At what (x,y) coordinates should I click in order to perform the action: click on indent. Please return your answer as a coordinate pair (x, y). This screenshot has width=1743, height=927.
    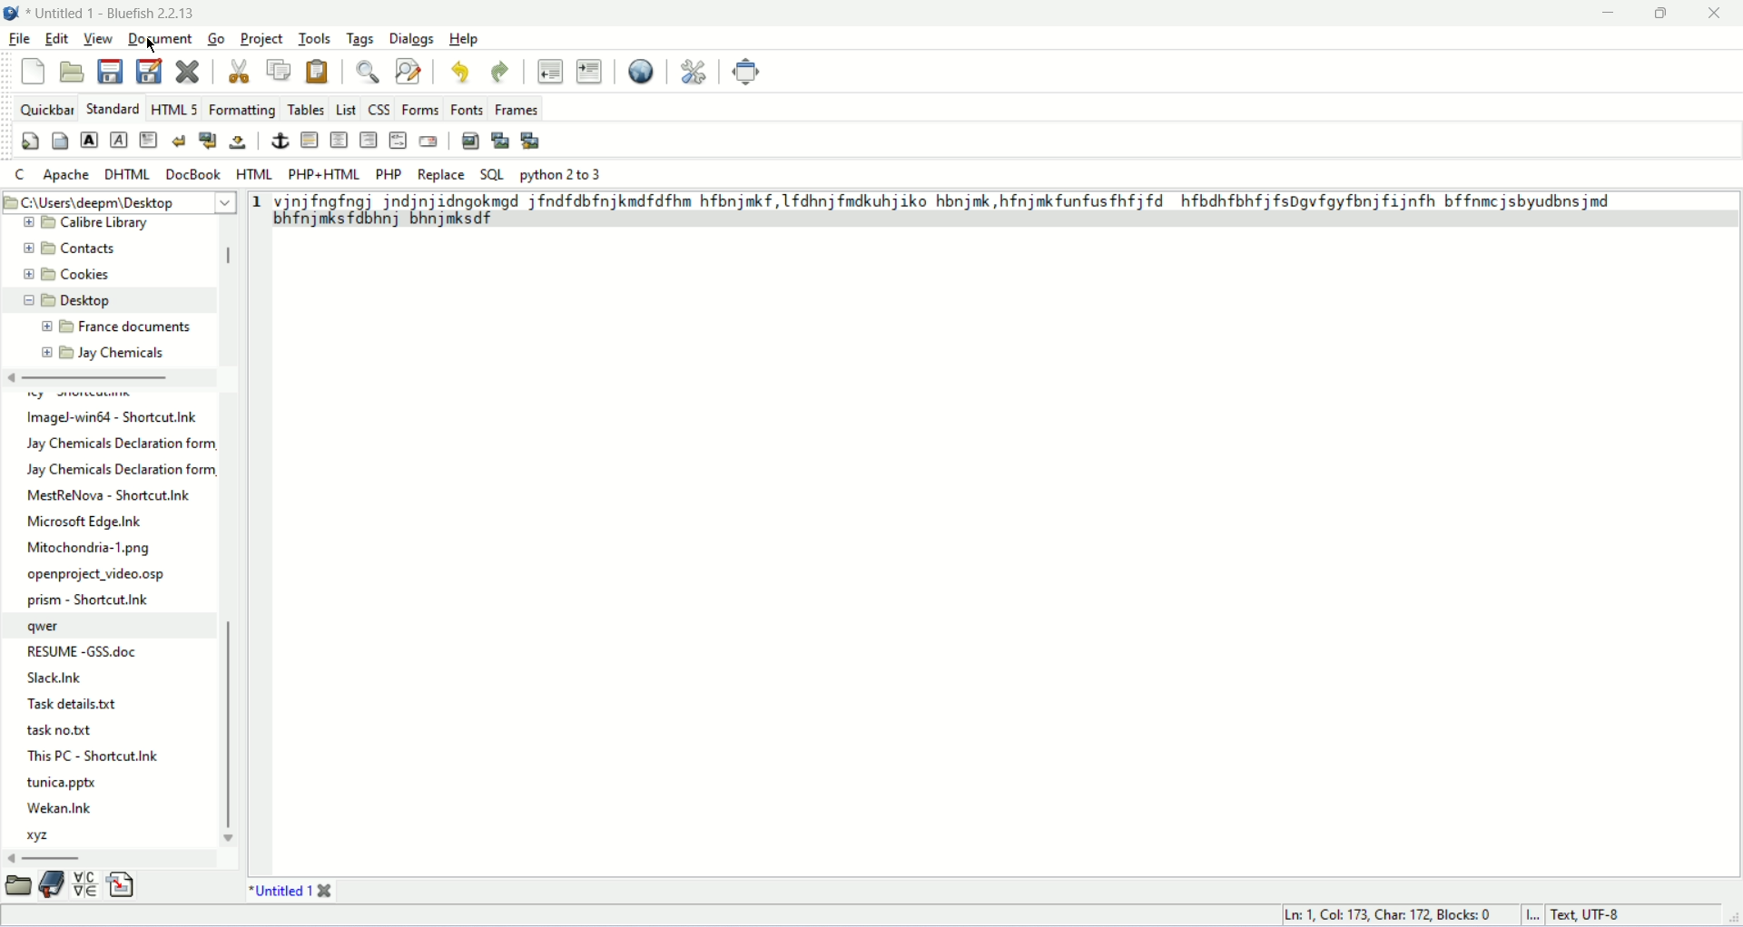
    Looking at the image, I should click on (588, 71).